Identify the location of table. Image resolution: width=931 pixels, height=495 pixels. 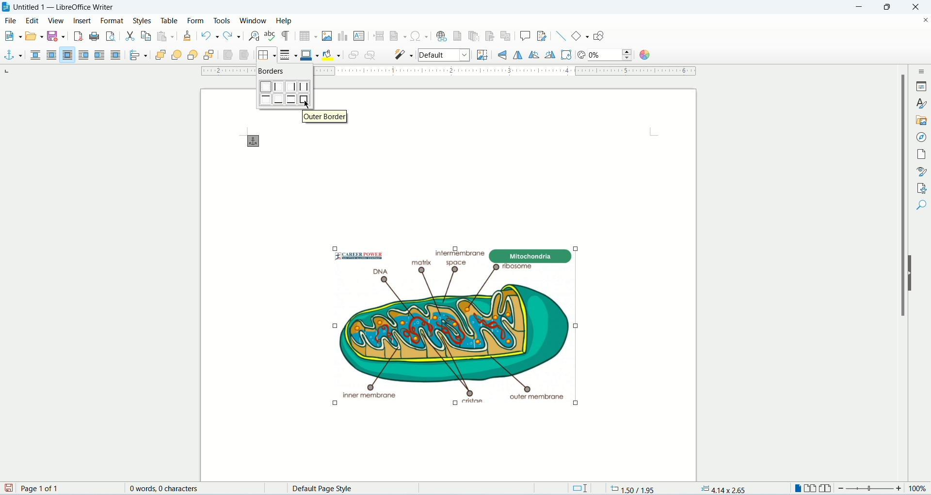
(170, 21).